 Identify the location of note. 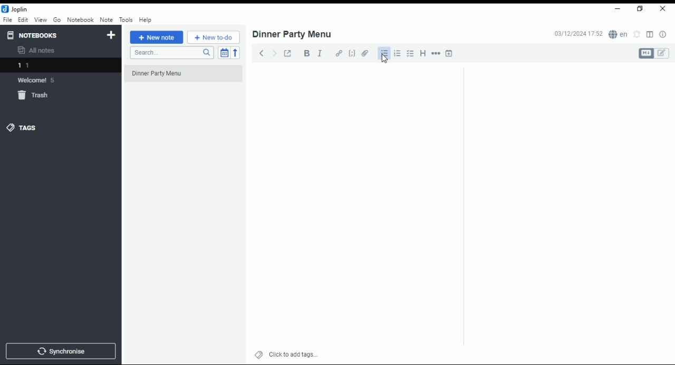
(105, 20).